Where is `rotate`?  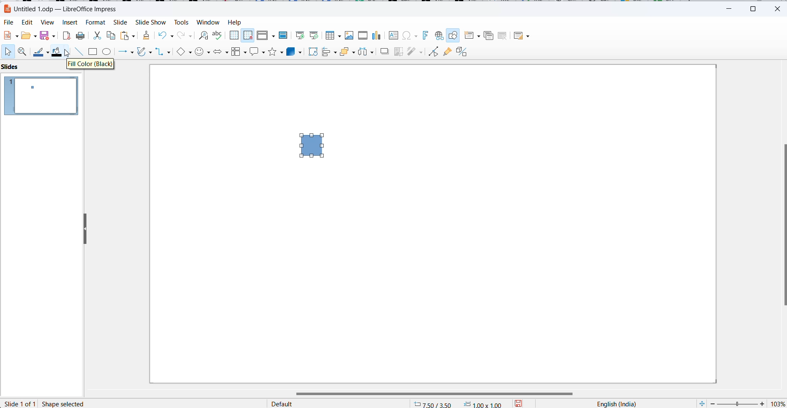
rotate is located at coordinates (312, 52).